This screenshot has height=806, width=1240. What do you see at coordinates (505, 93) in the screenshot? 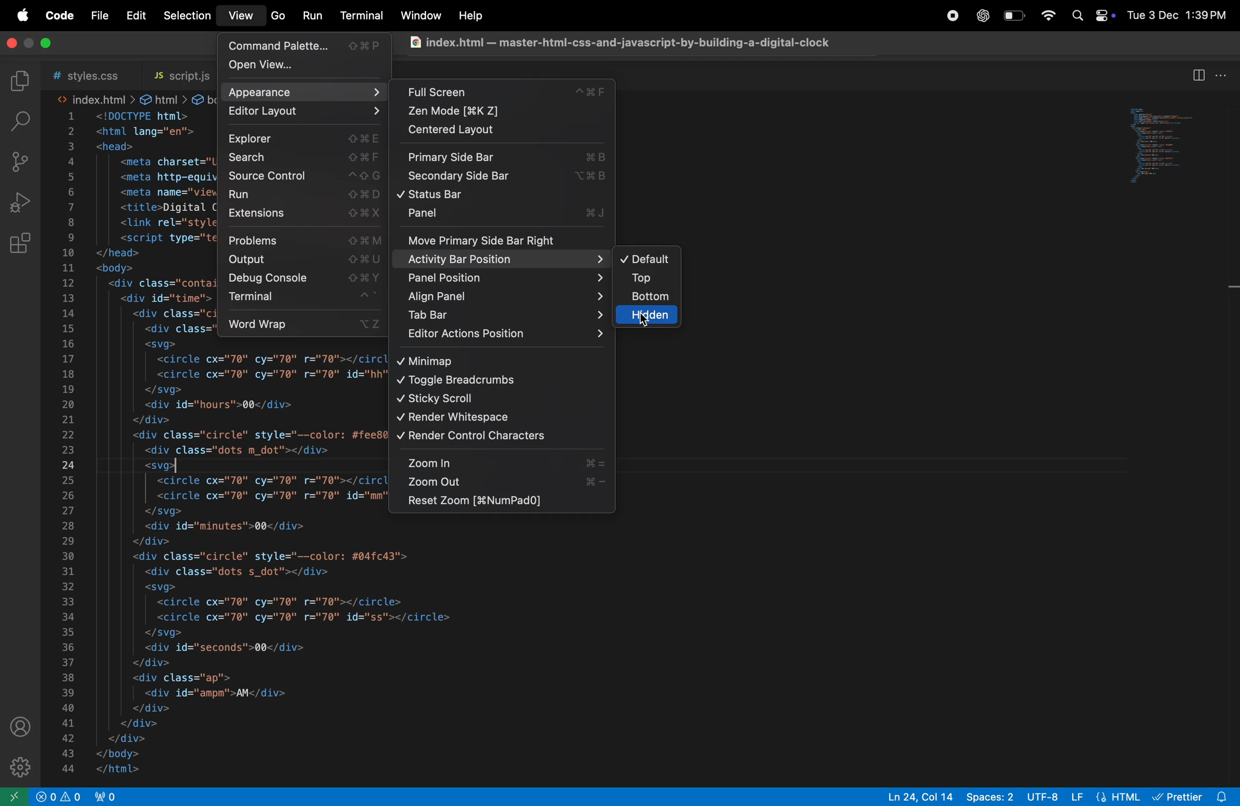
I see `full screen` at bounding box center [505, 93].